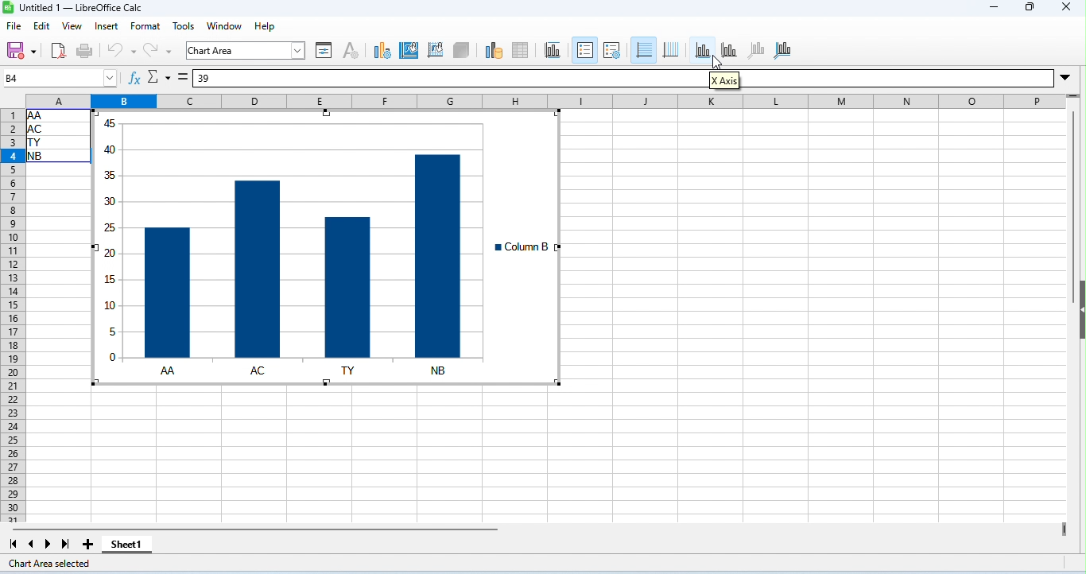 The height and width of the screenshot is (574, 1086). What do you see at coordinates (727, 81) in the screenshot?
I see `x axis` at bounding box center [727, 81].